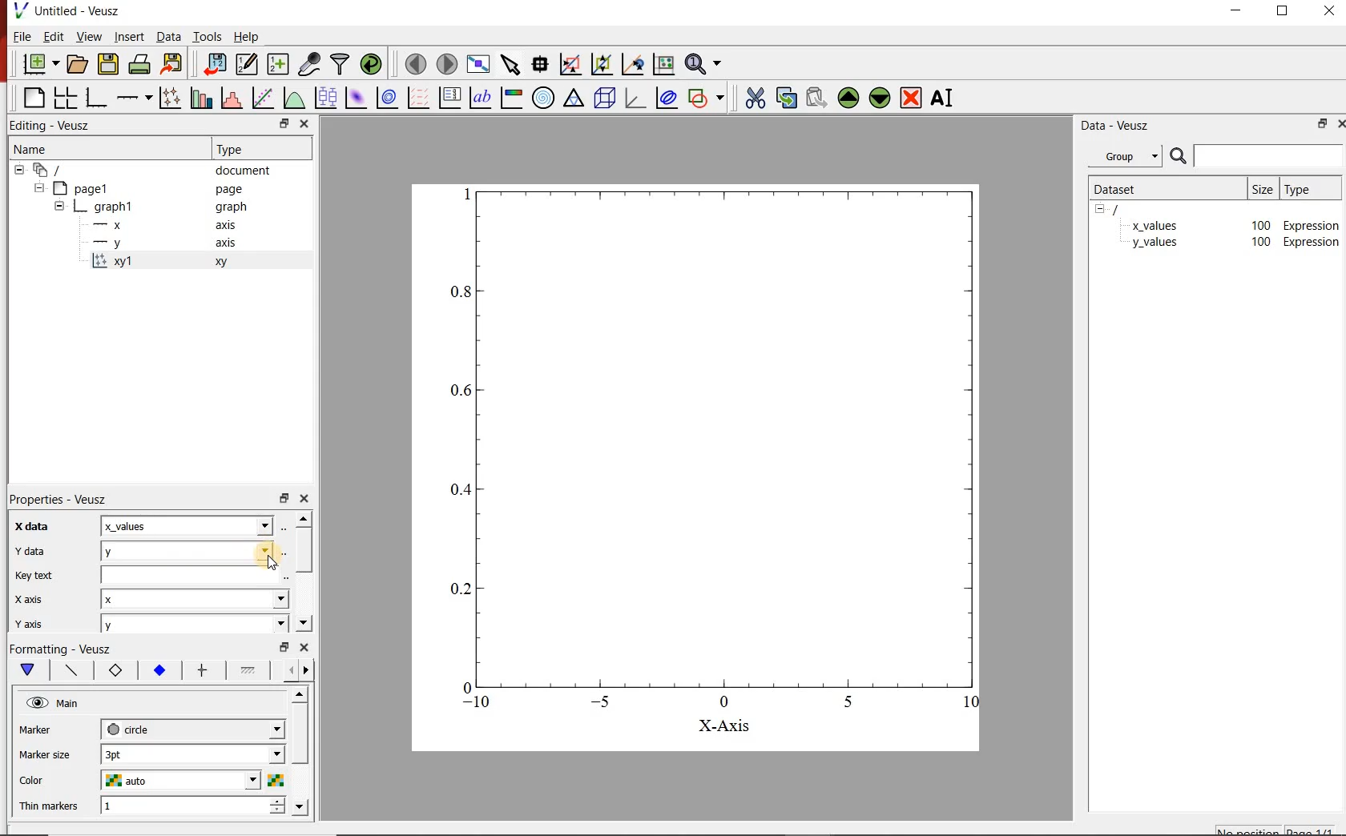 The height and width of the screenshot is (836, 1346). I want to click on select items from the graph, so click(512, 64).